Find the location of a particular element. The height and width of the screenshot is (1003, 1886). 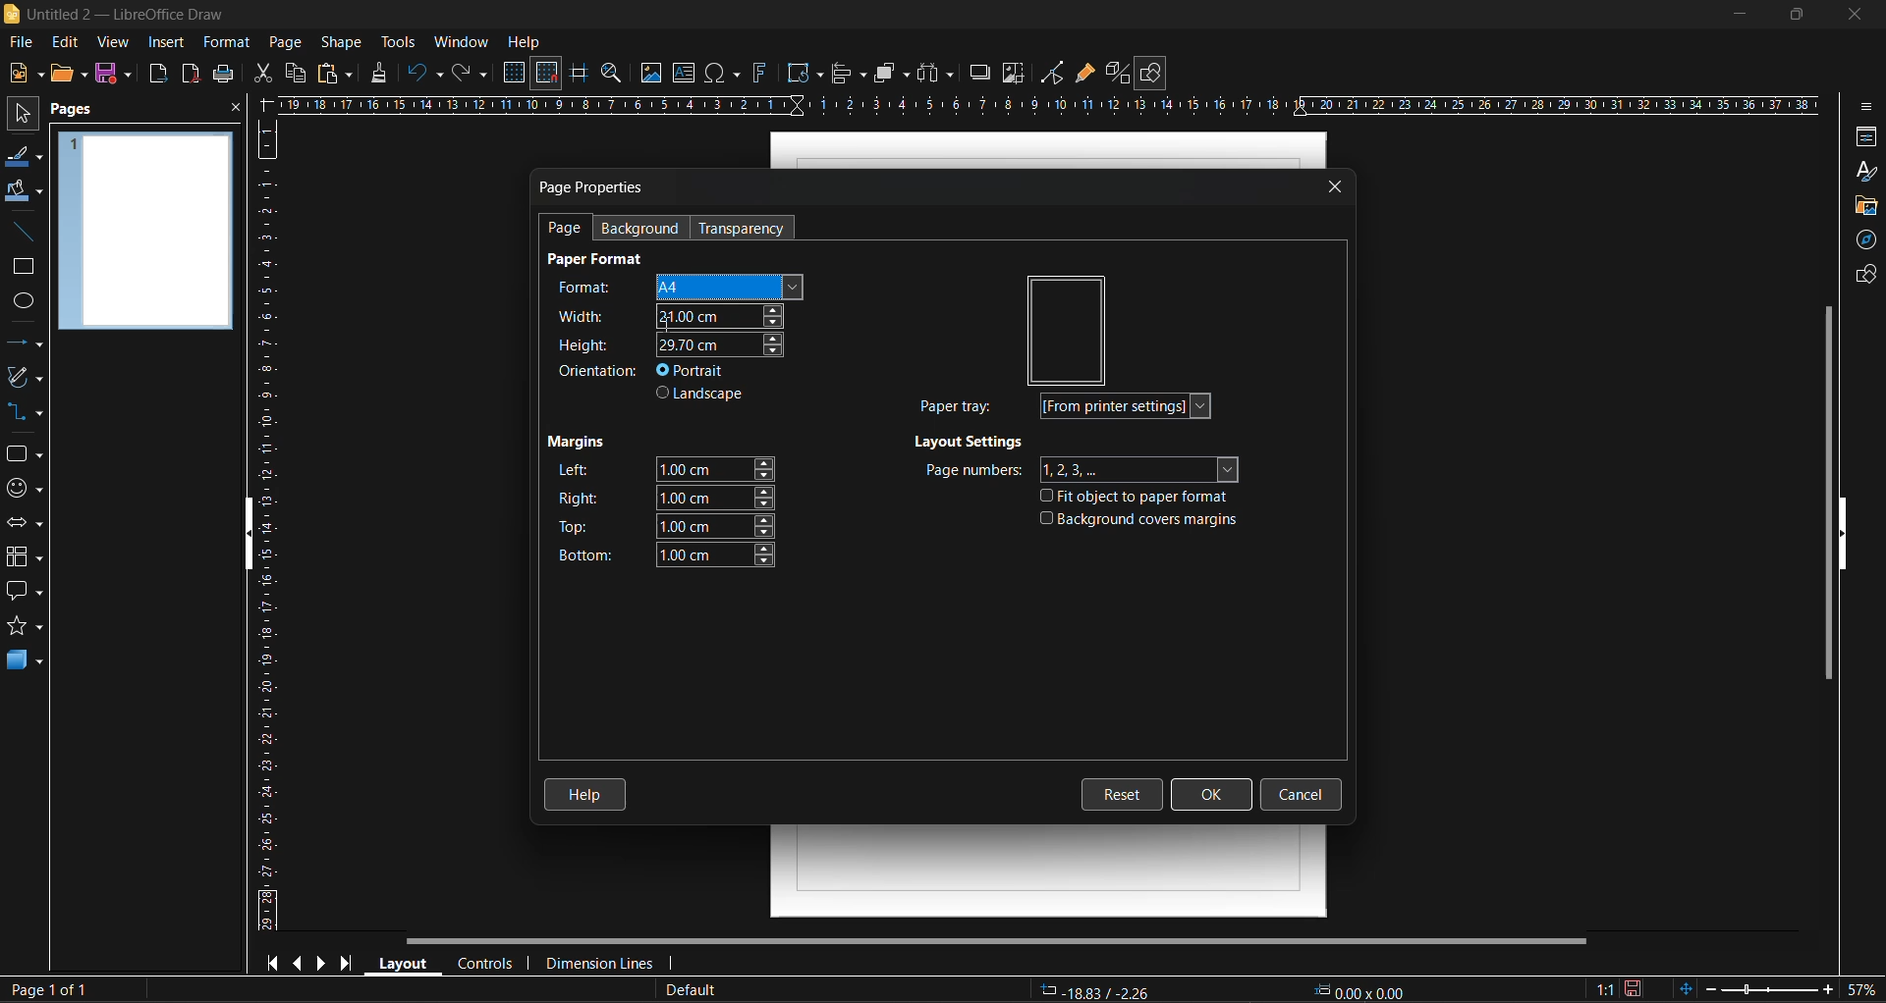

rectangle is located at coordinates (23, 269).